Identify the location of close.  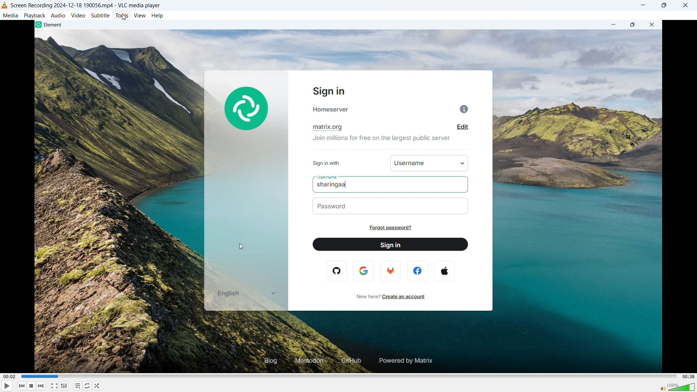
(686, 5).